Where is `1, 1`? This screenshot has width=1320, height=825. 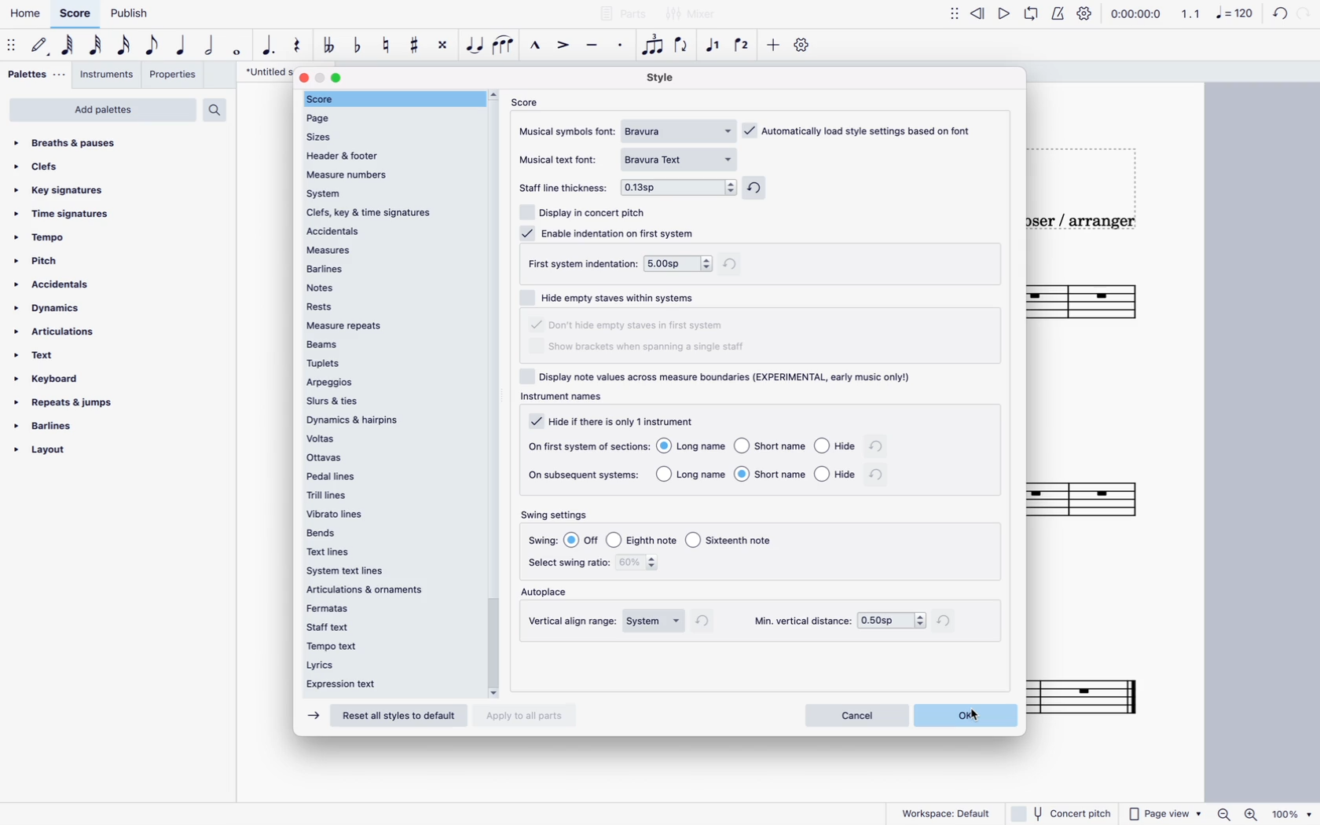
1, 1 is located at coordinates (1193, 13).